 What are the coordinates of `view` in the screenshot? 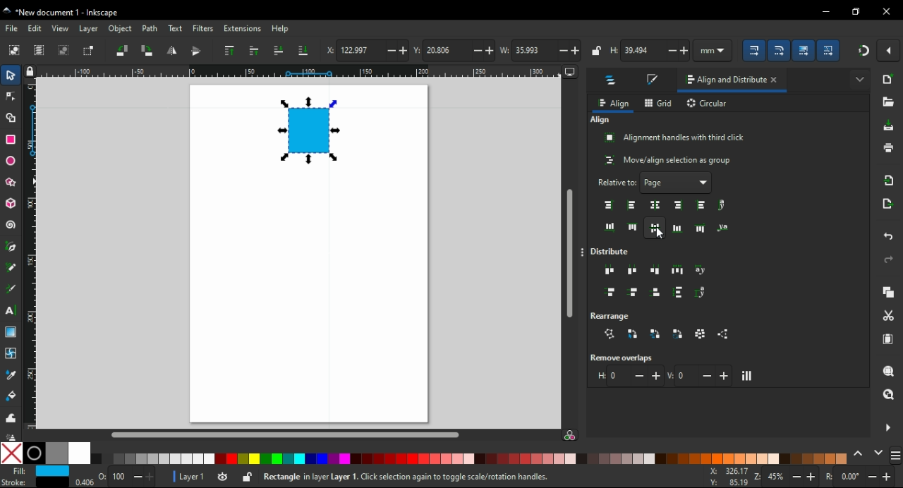 It's located at (61, 28).